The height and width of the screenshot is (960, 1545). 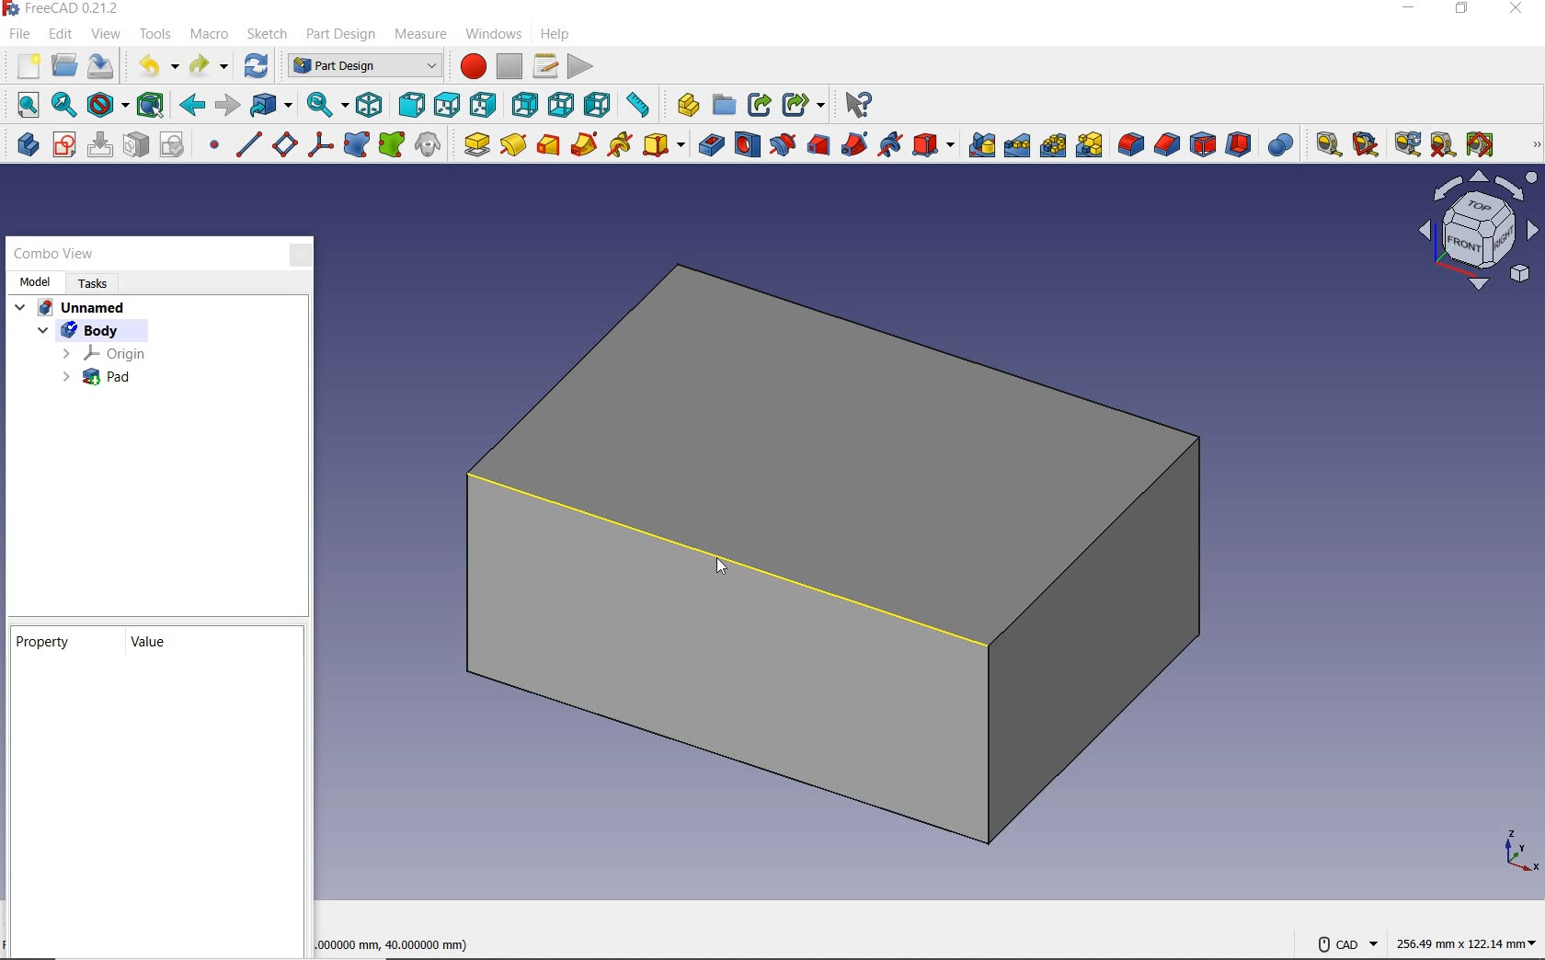 What do you see at coordinates (103, 353) in the screenshot?
I see `origin` at bounding box center [103, 353].